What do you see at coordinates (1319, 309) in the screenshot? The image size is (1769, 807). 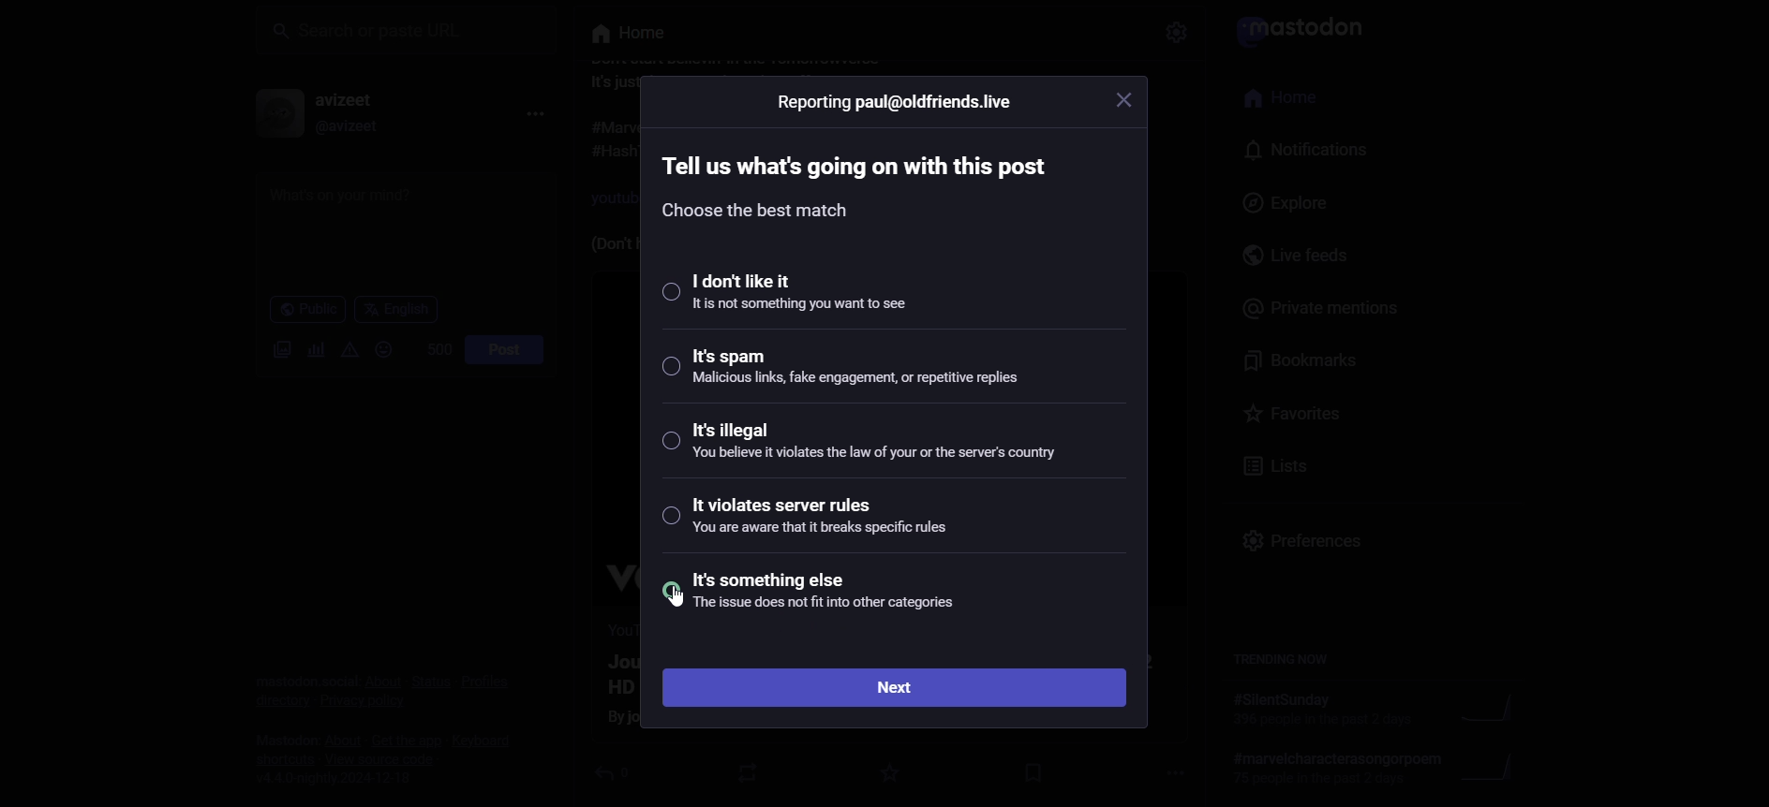 I see `private mentions` at bounding box center [1319, 309].